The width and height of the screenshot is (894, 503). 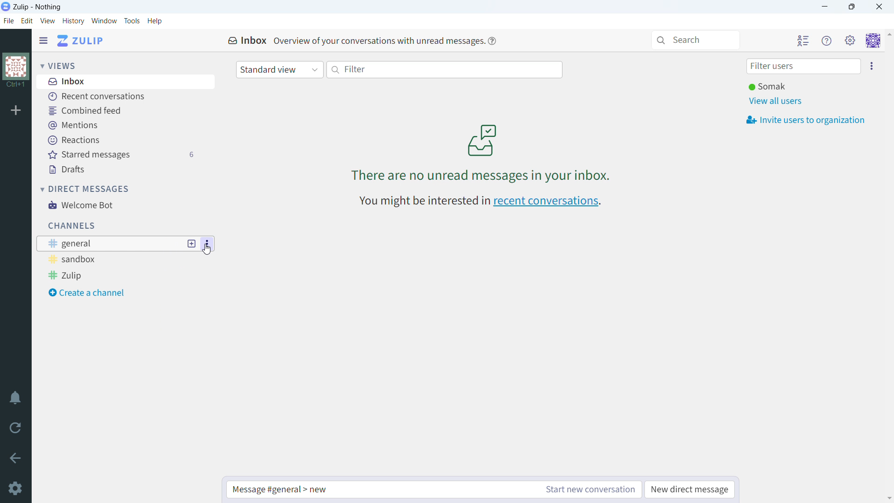 What do you see at coordinates (377, 40) in the screenshot?
I see `text` at bounding box center [377, 40].